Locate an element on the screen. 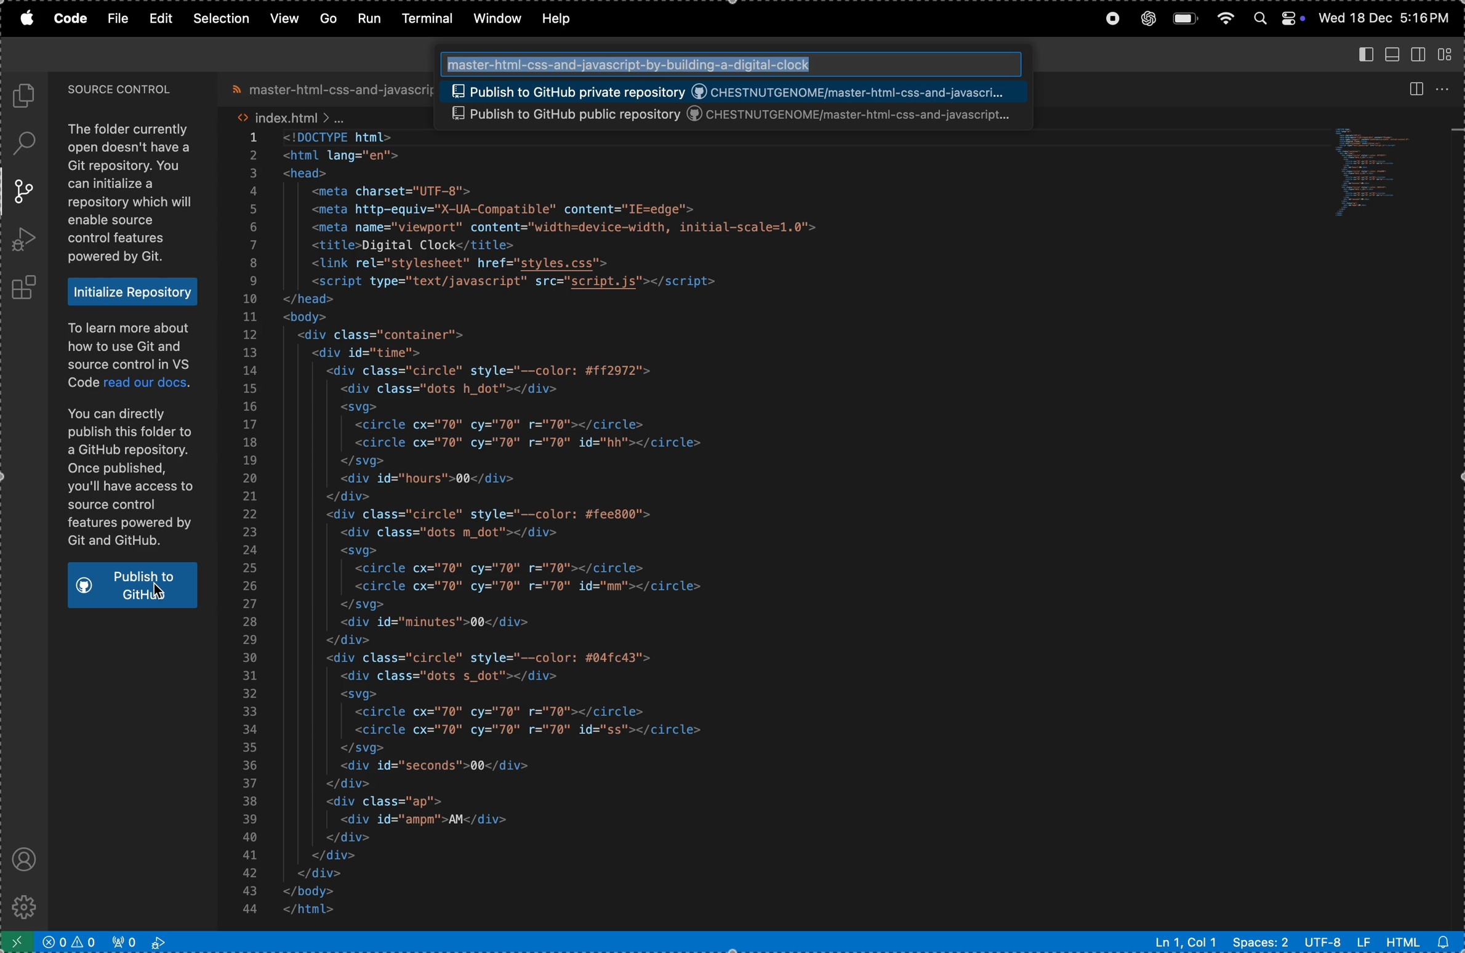 This screenshot has height=953, width=1465. </div> is located at coordinates (351, 640).